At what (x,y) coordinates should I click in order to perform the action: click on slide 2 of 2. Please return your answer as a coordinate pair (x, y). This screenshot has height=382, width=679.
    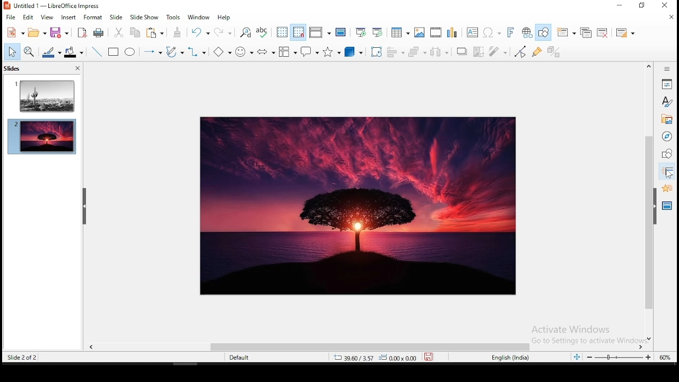
    Looking at the image, I should click on (24, 359).